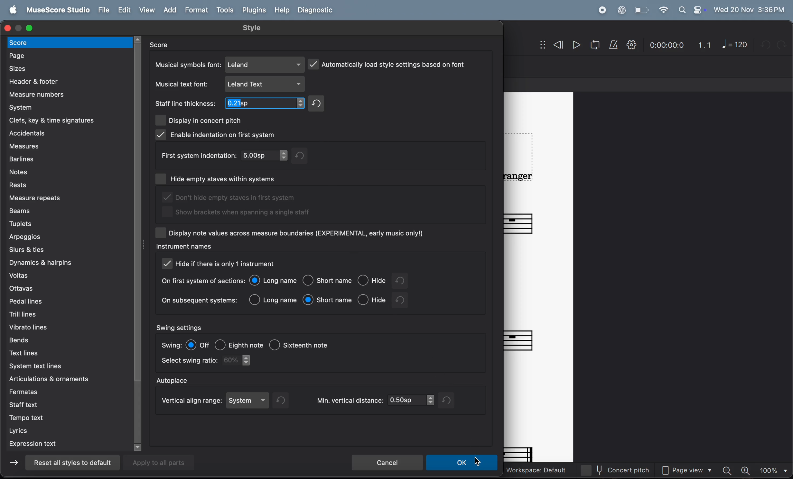  I want to click on hide empty staveswith system, so click(233, 177).